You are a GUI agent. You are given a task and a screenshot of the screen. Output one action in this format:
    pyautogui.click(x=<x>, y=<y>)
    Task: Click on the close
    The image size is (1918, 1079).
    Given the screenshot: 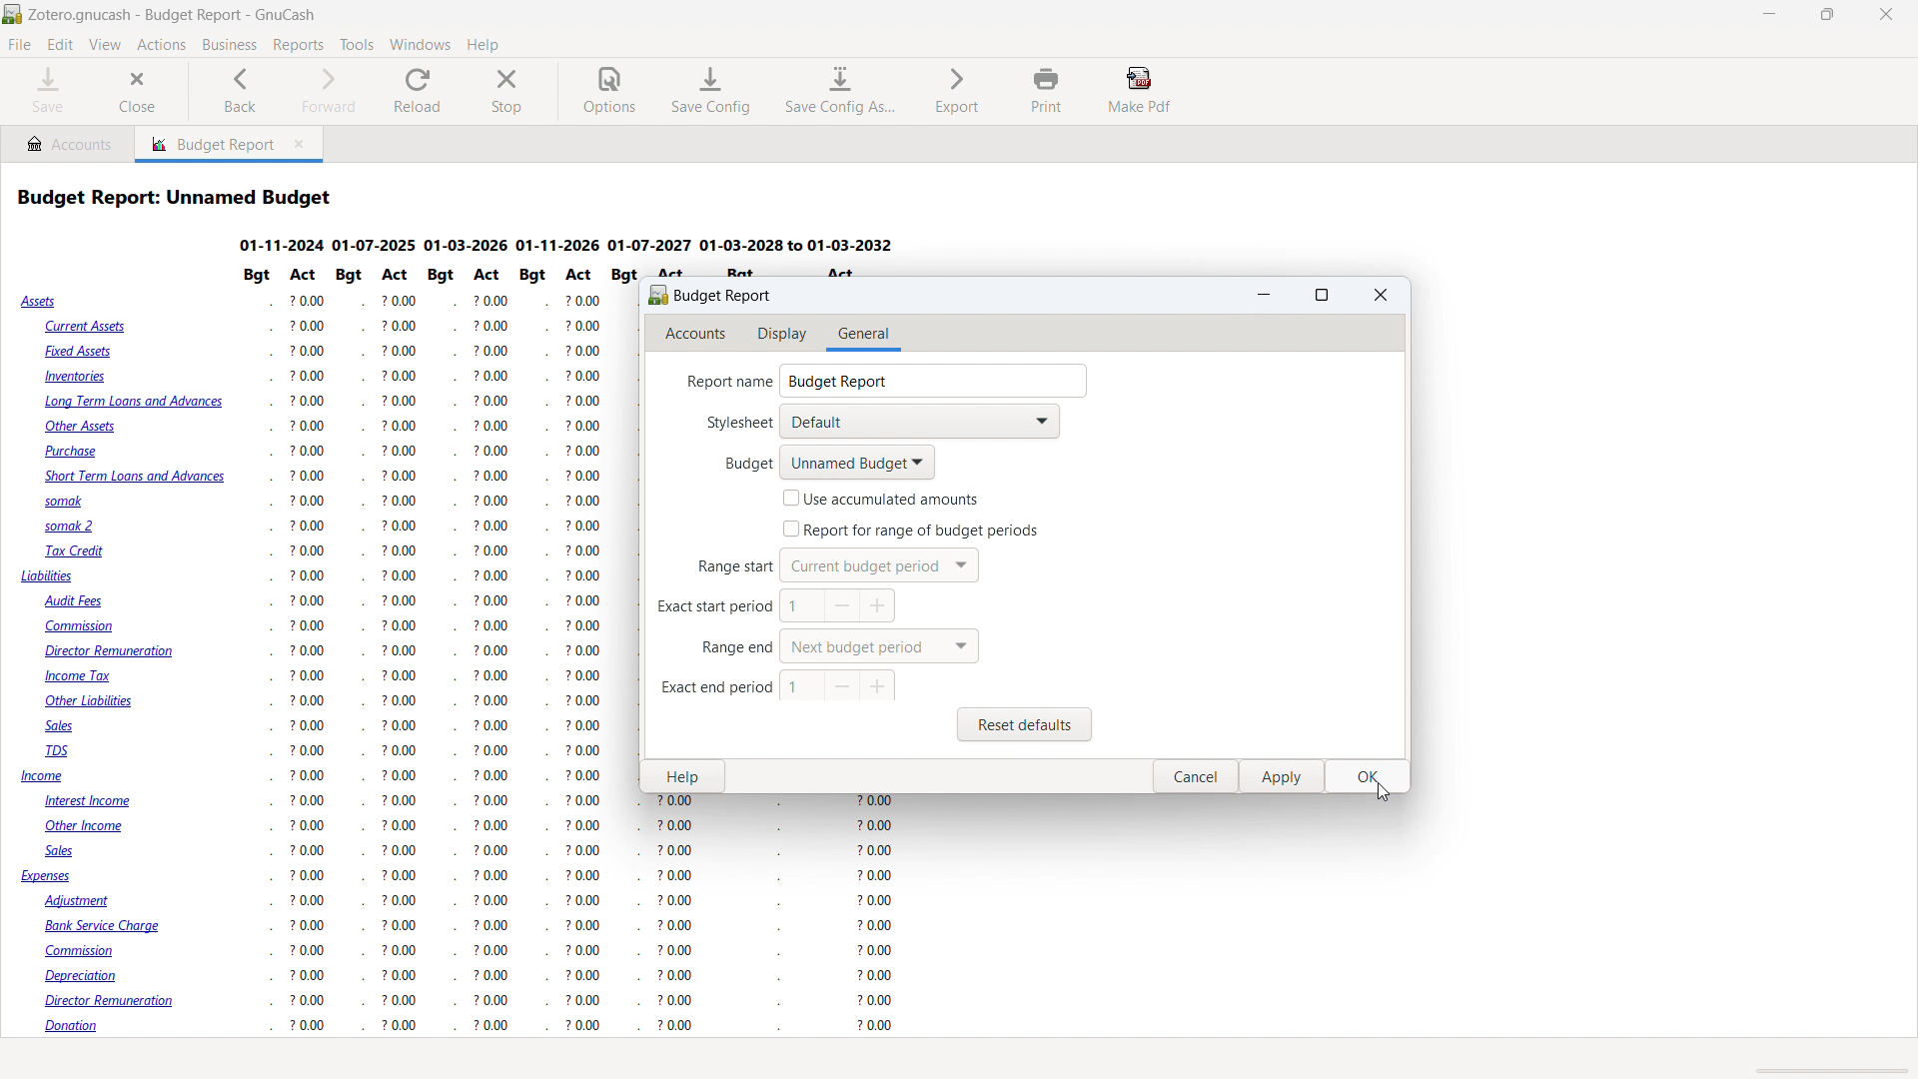 What is the action you would take?
    pyautogui.click(x=1381, y=294)
    